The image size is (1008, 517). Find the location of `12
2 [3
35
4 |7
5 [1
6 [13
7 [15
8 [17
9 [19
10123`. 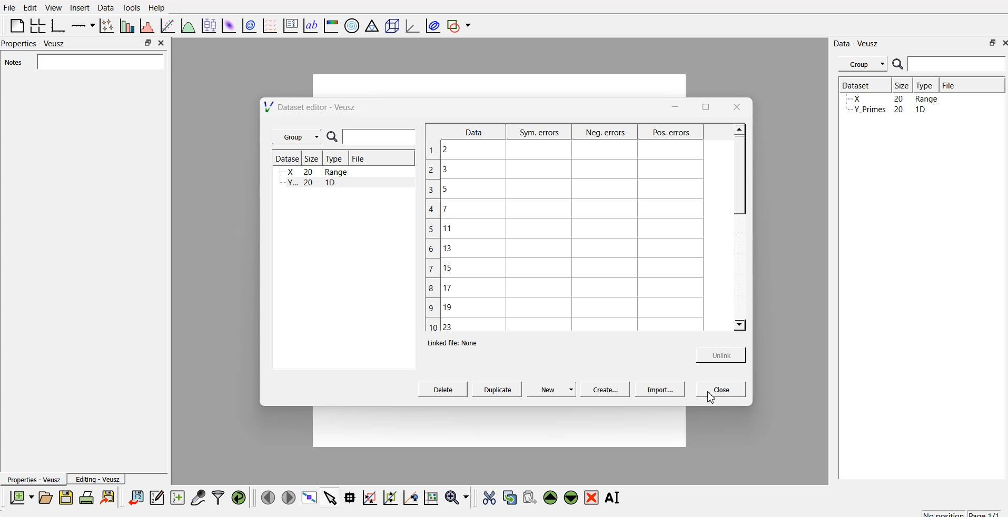

12
2 [3
35
4 |7
5 [1
6 [13
7 [15
8 [17
9 [19
10123 is located at coordinates (439, 236).